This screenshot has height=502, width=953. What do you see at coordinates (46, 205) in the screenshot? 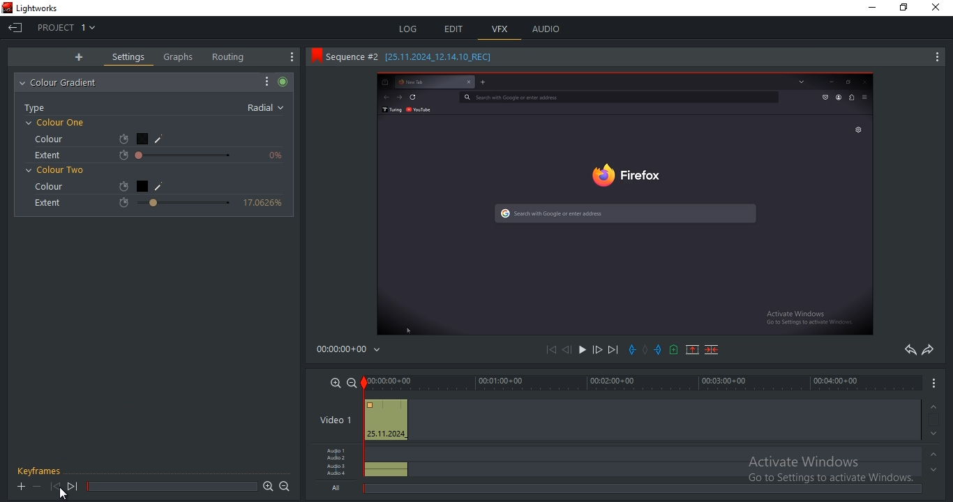
I see `extent` at bounding box center [46, 205].